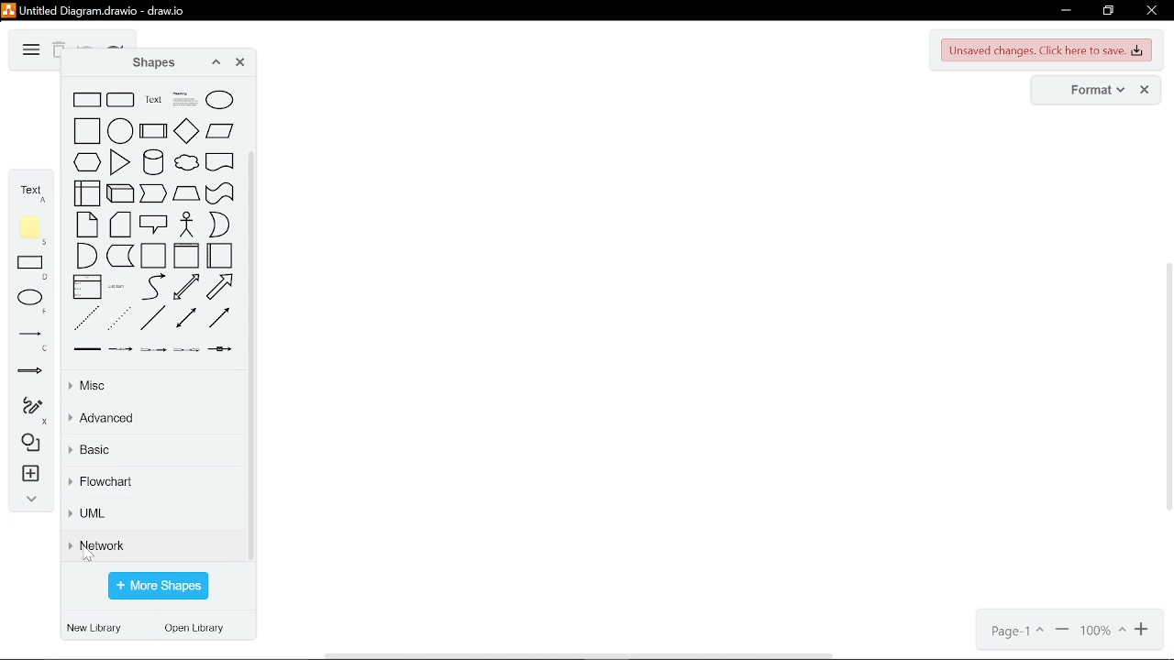  I want to click on cloud, so click(186, 162).